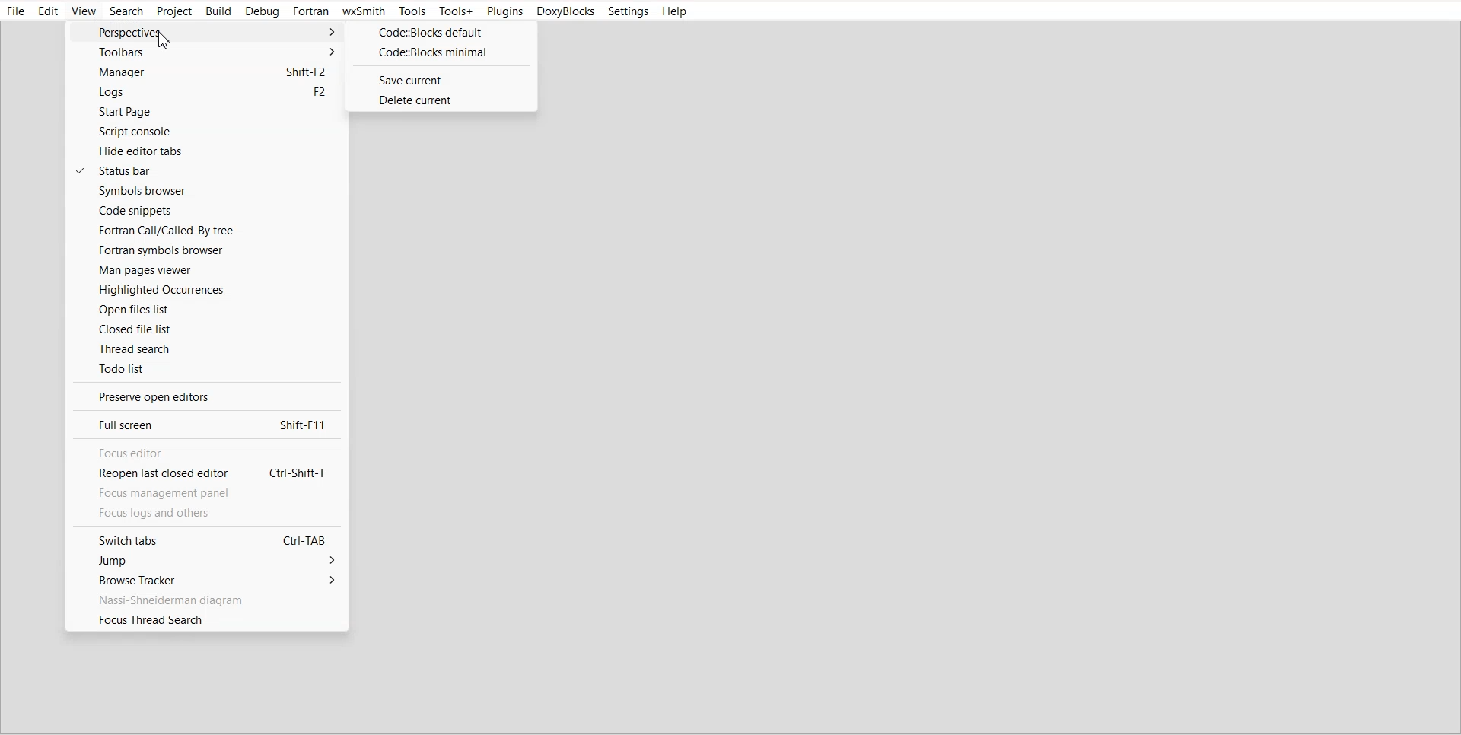 The height and width of the screenshot is (735, 1461). What do you see at coordinates (202, 72) in the screenshot?
I see `Manager` at bounding box center [202, 72].